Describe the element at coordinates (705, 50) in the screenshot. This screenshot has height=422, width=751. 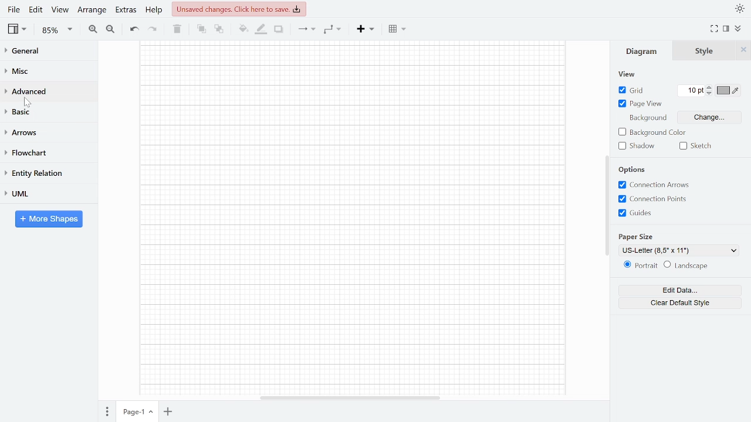
I see `Style` at that location.